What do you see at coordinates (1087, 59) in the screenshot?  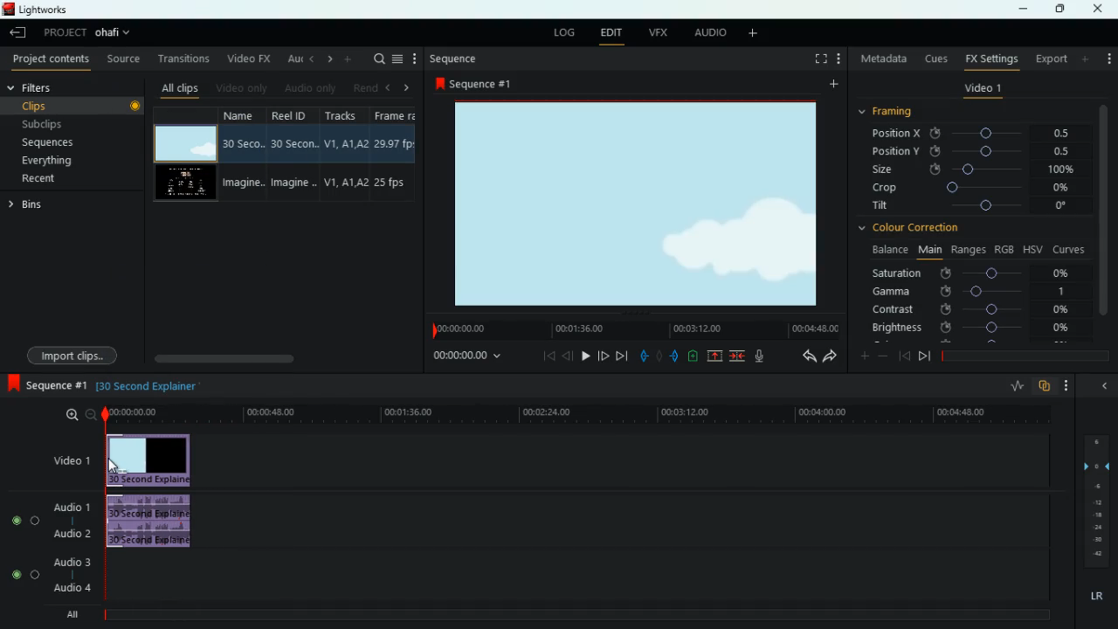 I see `add` at bounding box center [1087, 59].